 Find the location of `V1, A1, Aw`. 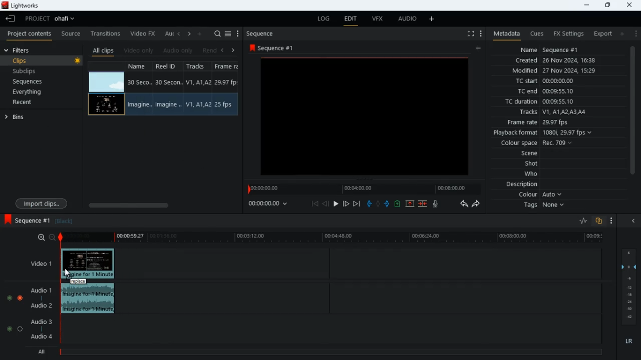

V1, A1, Aw is located at coordinates (198, 105).